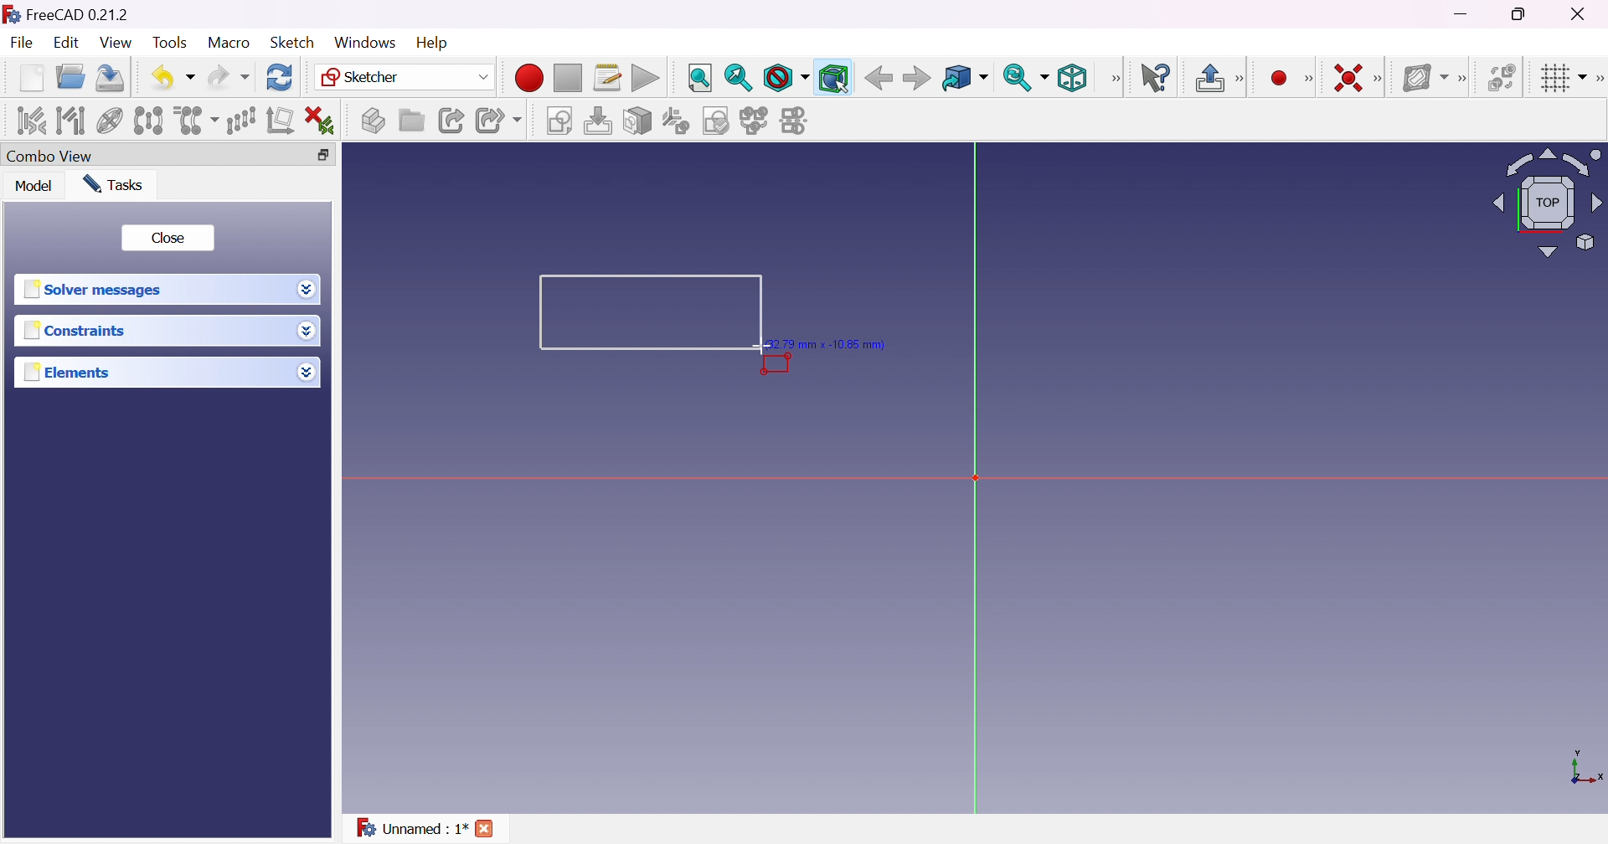  What do you see at coordinates (1277, 78) in the screenshot?
I see `Create point` at bounding box center [1277, 78].